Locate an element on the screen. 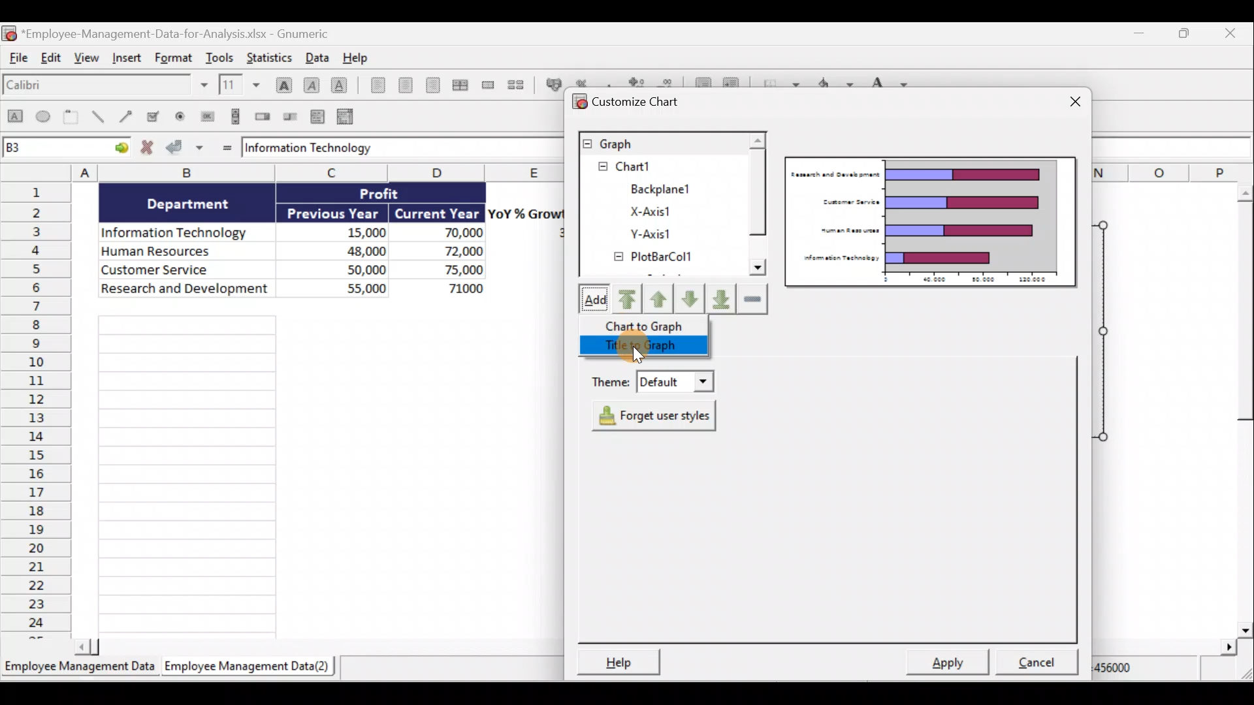 This screenshot has width=1254, height=705. Italic is located at coordinates (313, 85).